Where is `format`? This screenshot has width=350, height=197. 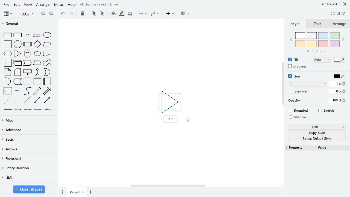
format is located at coordinates (338, 13).